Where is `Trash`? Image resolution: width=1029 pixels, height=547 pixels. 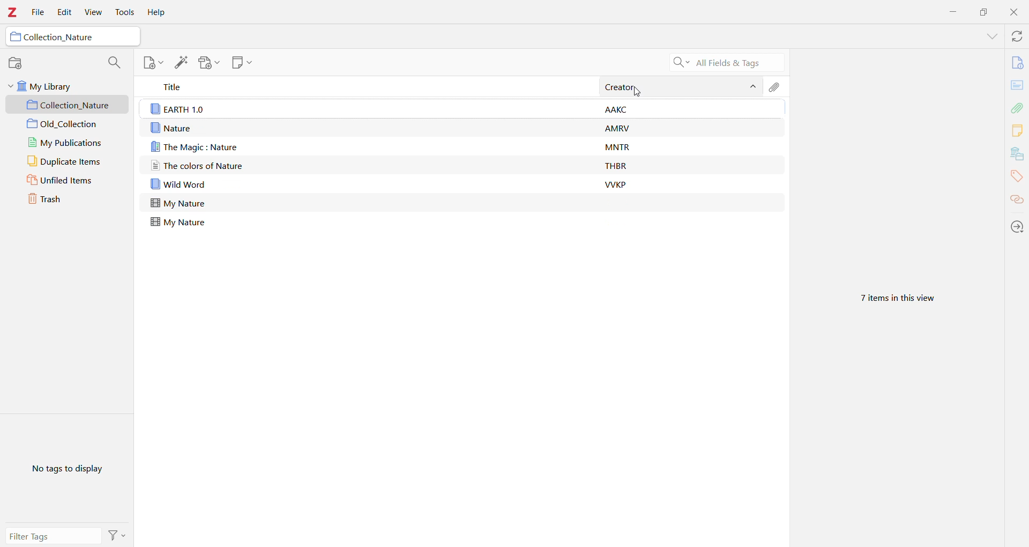 Trash is located at coordinates (71, 199).